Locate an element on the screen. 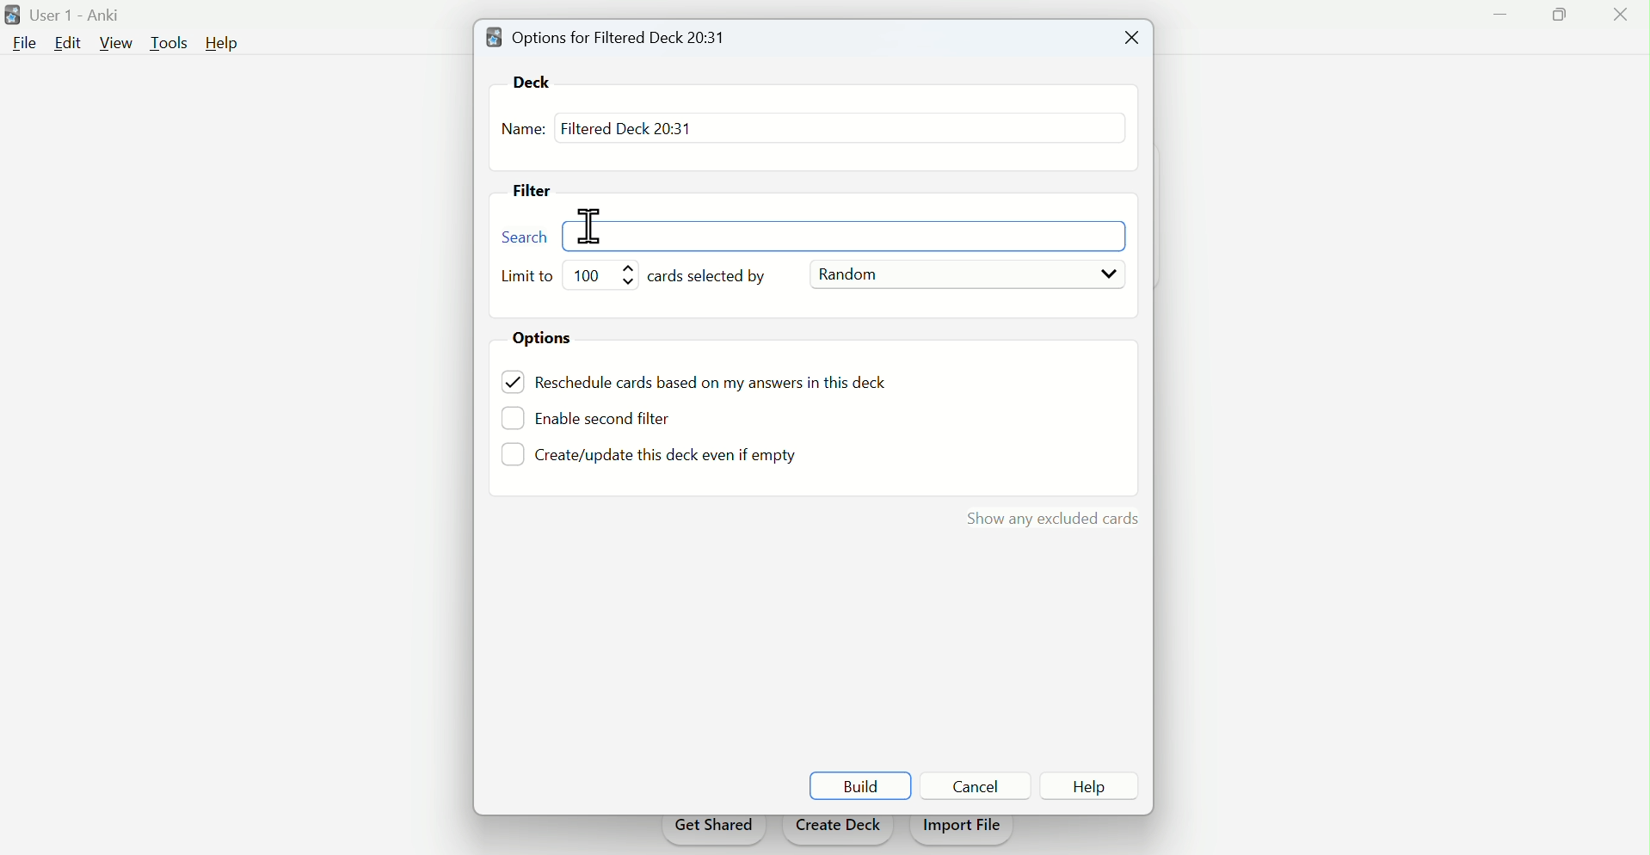 The width and height of the screenshot is (1650, 855). Tools is located at coordinates (172, 41).